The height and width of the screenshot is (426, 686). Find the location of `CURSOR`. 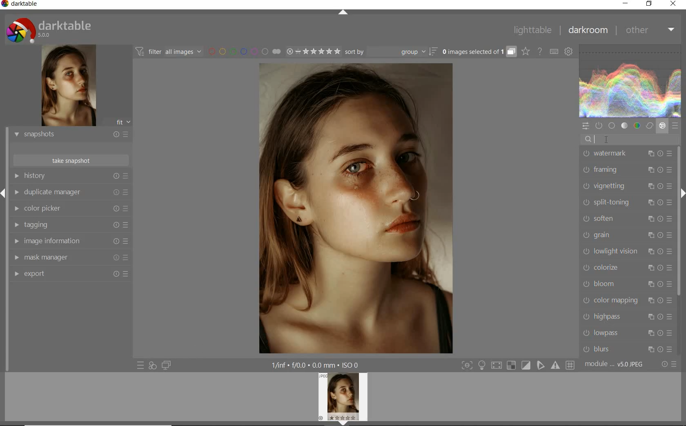

CURSOR is located at coordinates (606, 140).